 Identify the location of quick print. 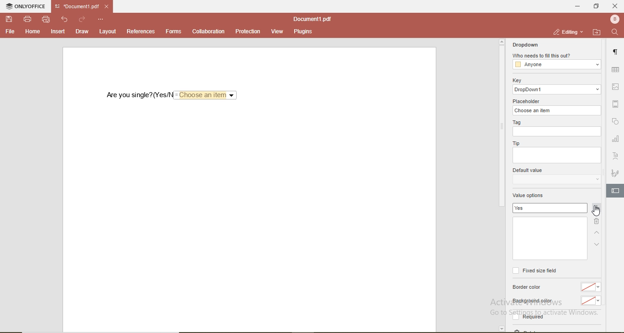
(46, 20).